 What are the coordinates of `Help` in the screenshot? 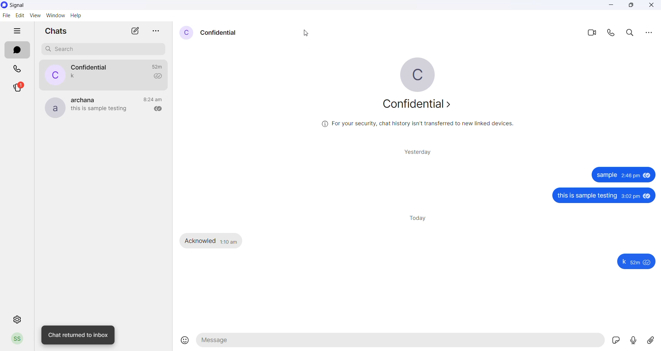 It's located at (77, 15).